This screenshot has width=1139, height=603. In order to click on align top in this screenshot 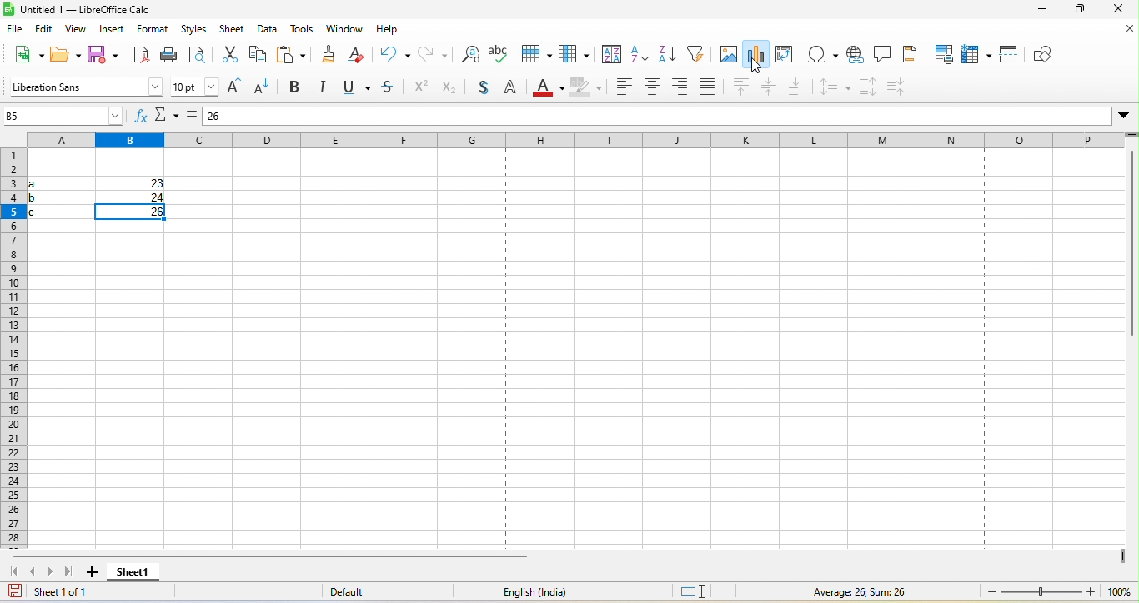, I will do `click(743, 87)`.